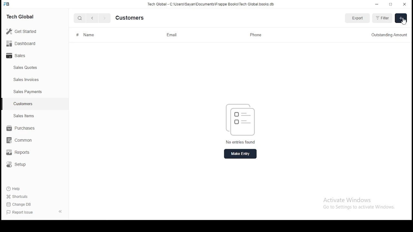  Describe the element at coordinates (22, 16) in the screenshot. I see `tech global` at that location.